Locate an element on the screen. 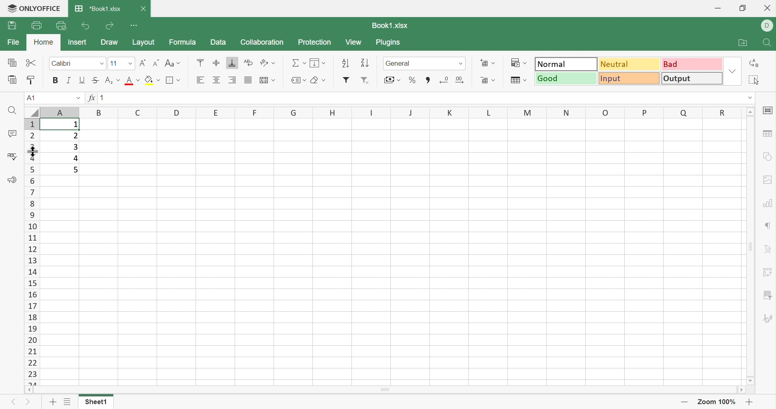 The width and height of the screenshot is (776, 409). Drop Down is located at coordinates (275, 63).